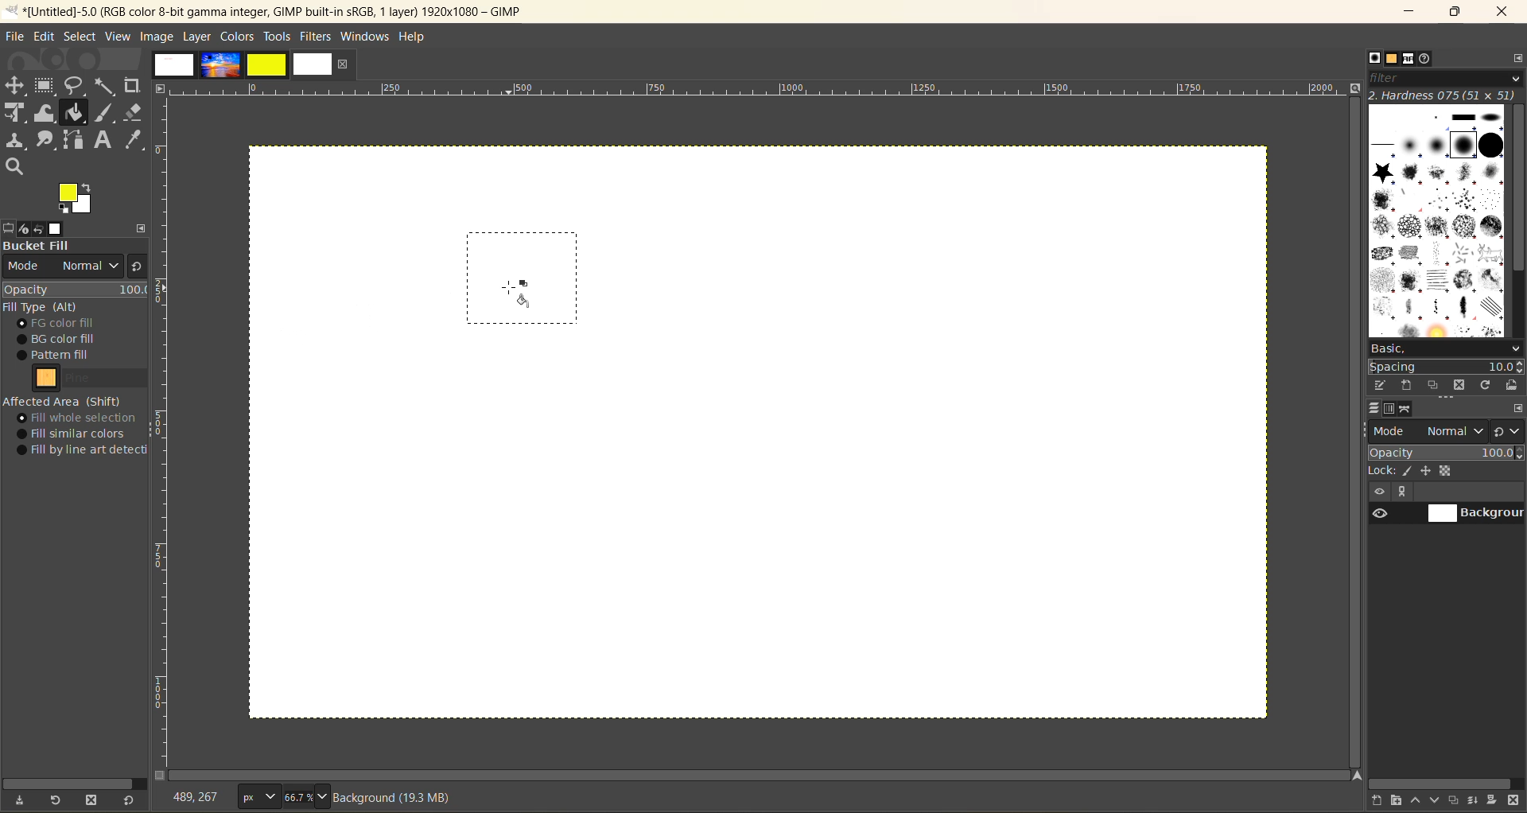  What do you see at coordinates (282, 797) in the screenshot?
I see `font size` at bounding box center [282, 797].